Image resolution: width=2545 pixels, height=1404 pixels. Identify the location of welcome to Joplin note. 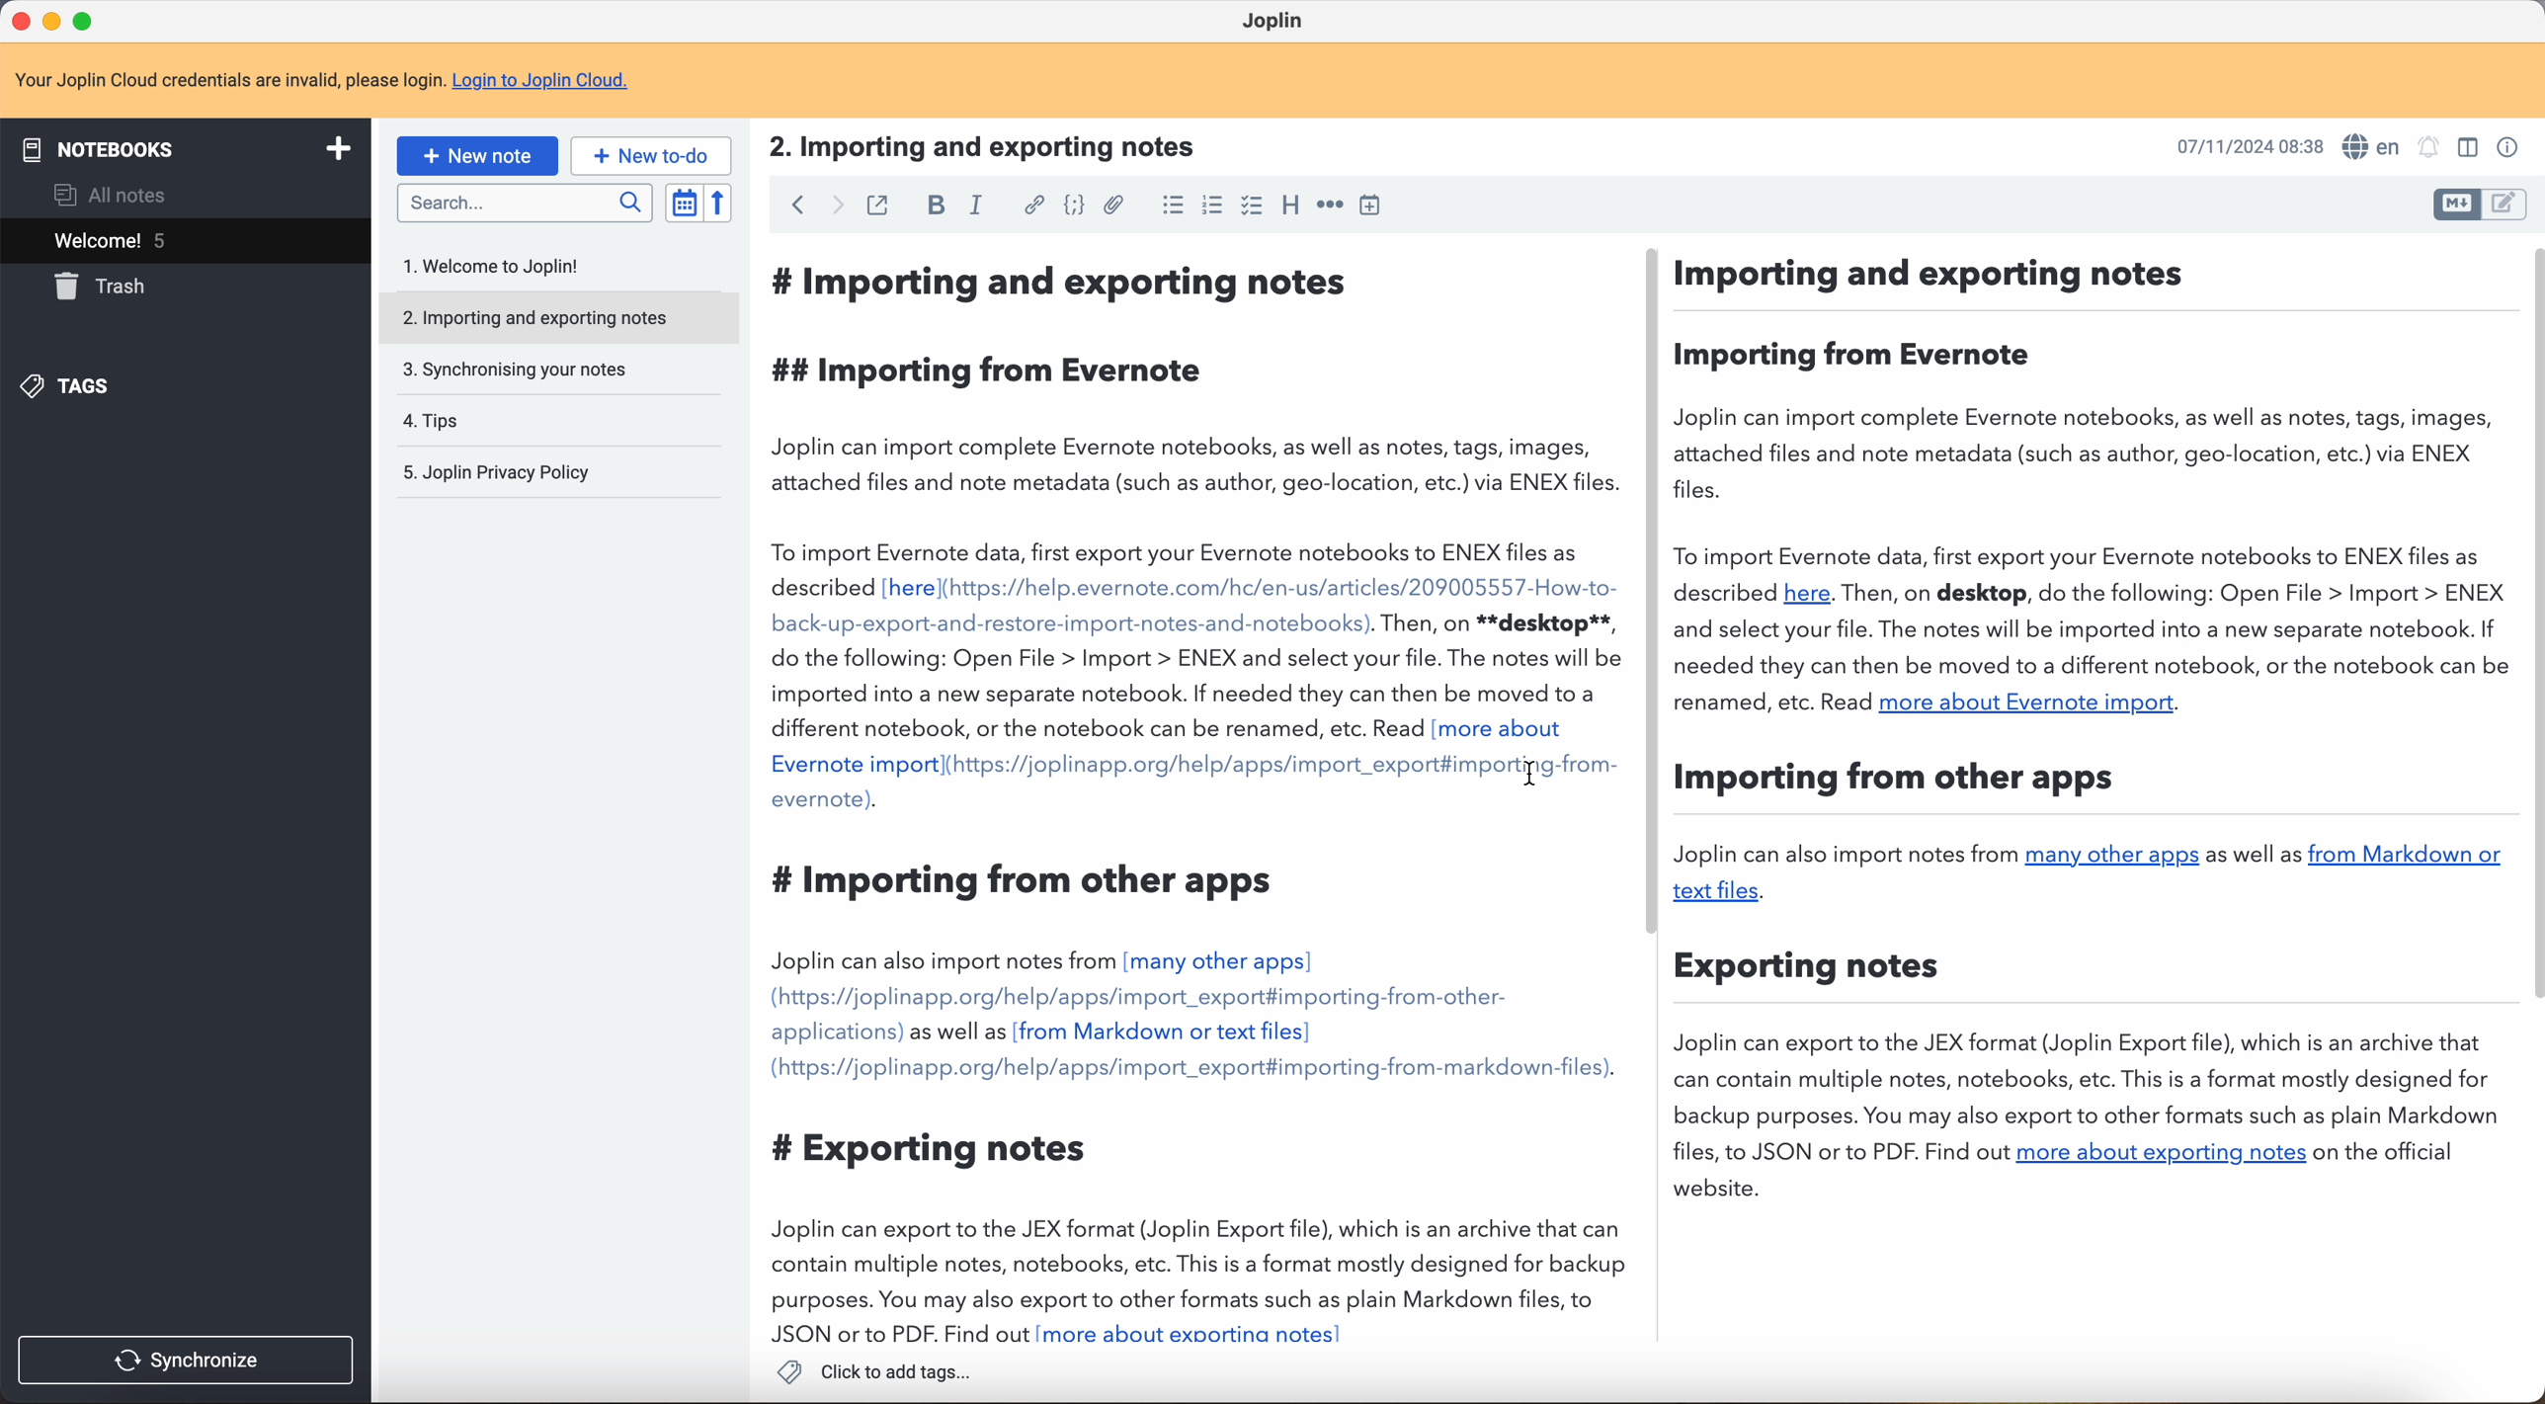
(501, 267).